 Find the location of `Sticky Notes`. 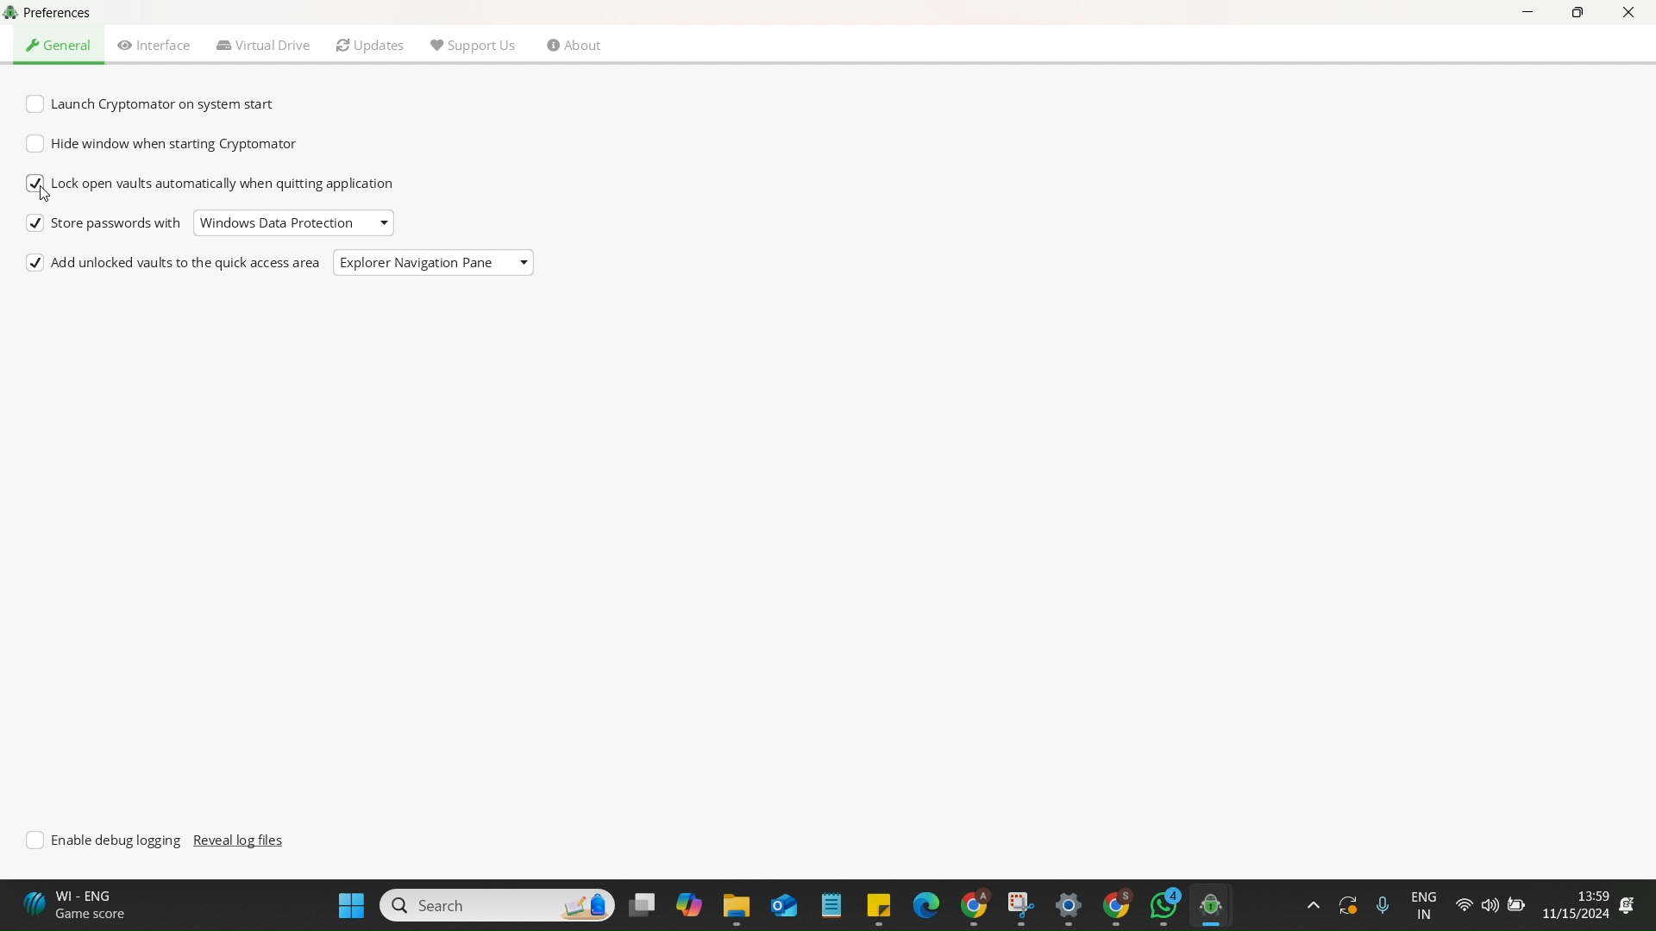

Sticky Notes is located at coordinates (874, 906).